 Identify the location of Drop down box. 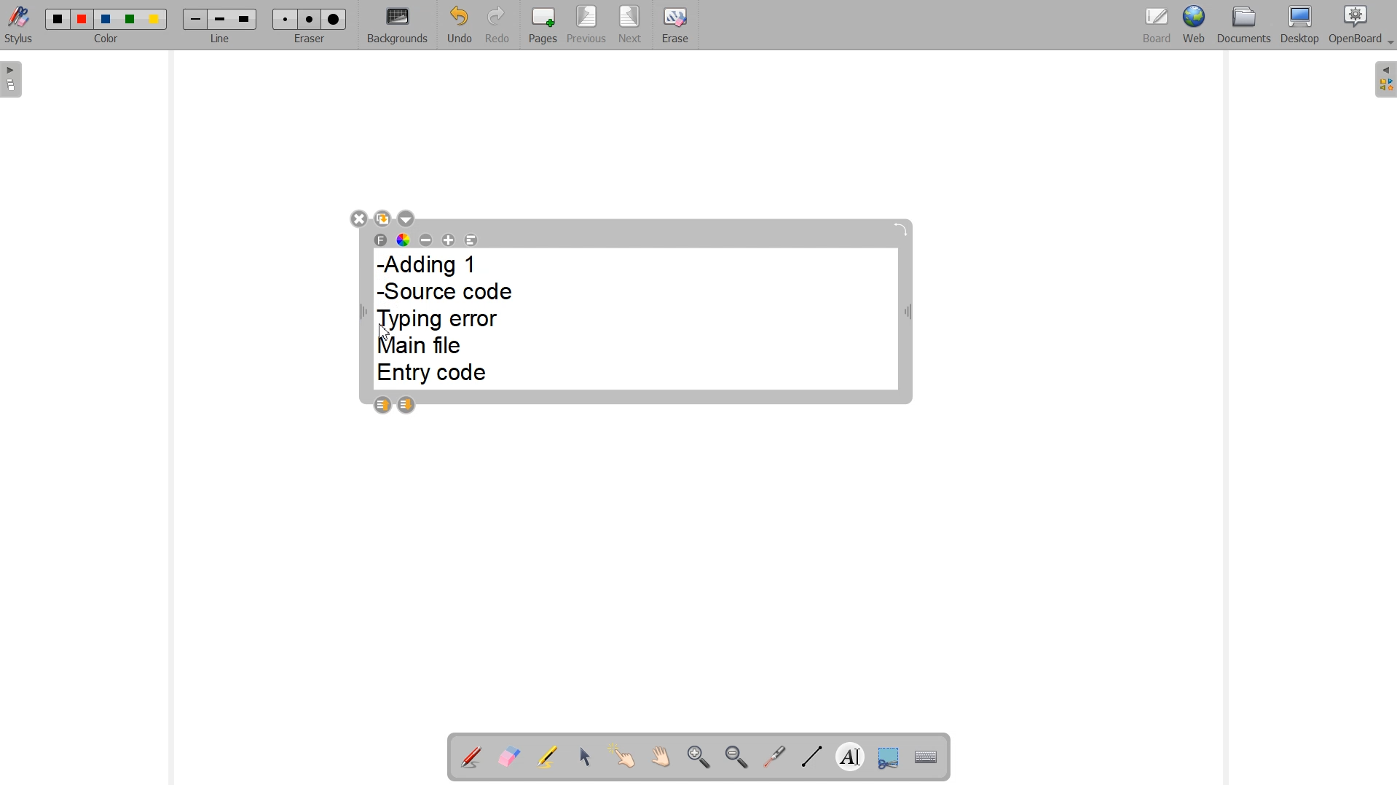
(408, 218).